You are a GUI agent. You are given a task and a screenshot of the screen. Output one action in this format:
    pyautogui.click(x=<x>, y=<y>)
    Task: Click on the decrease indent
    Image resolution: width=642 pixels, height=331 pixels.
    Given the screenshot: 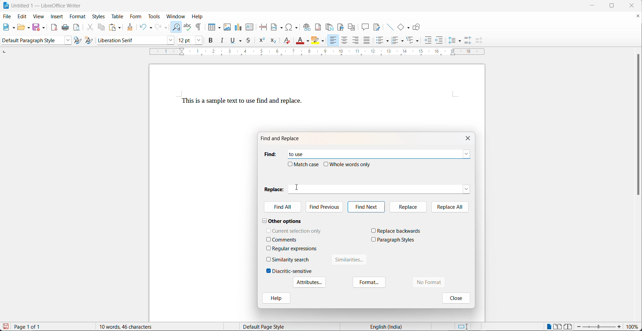 What is the action you would take?
    pyautogui.click(x=439, y=41)
    